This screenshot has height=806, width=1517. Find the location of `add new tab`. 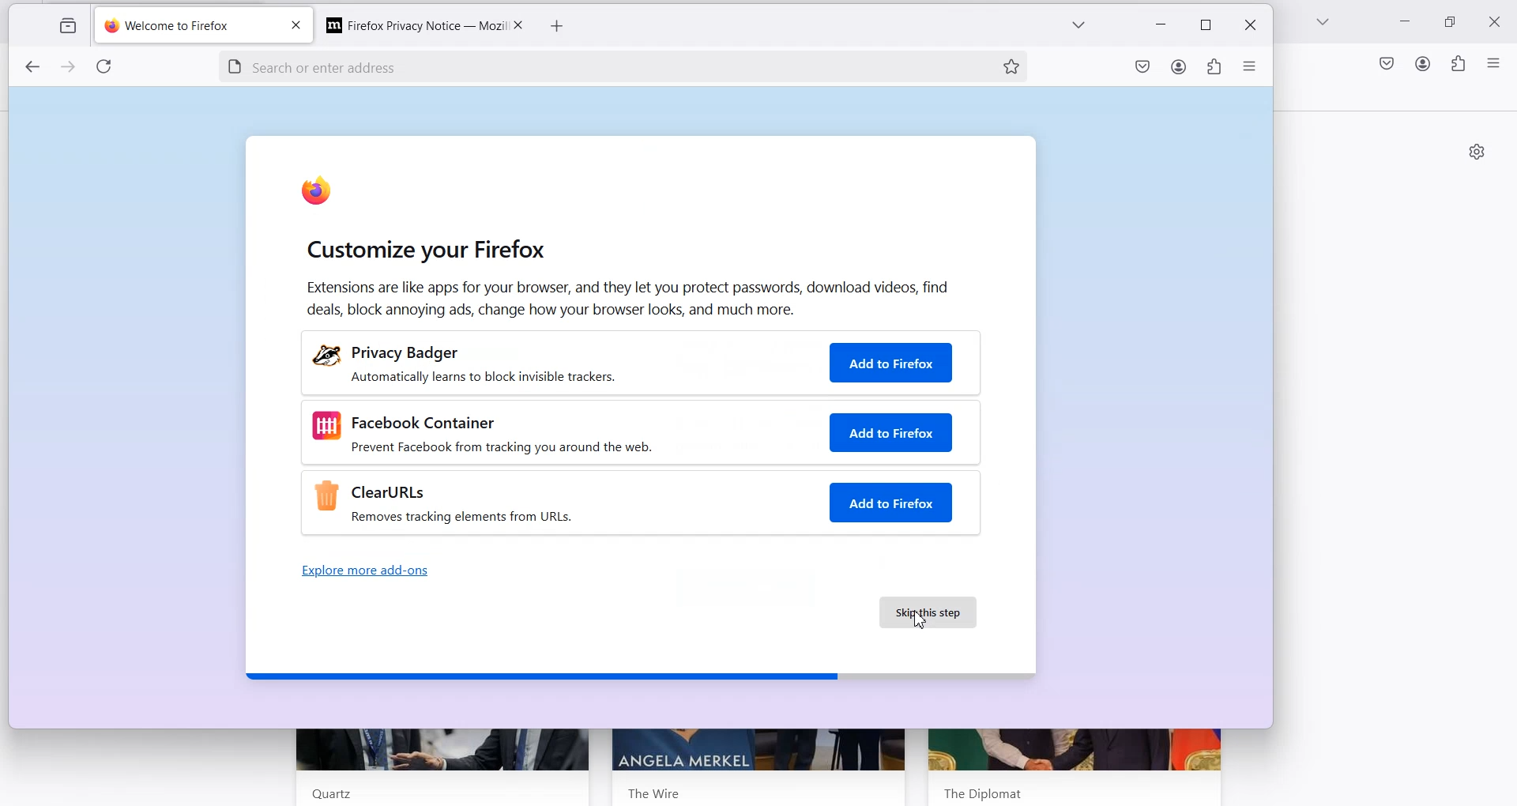

add new tab is located at coordinates (558, 27).